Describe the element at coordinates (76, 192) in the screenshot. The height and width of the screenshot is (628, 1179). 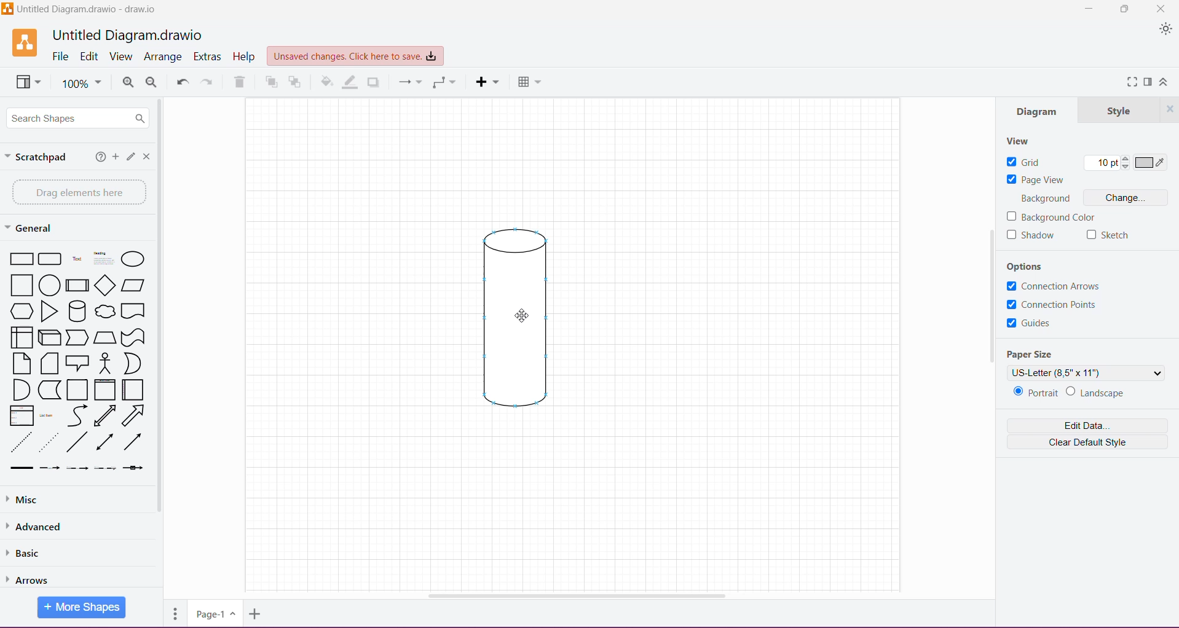
I see `Drag elements here` at that location.